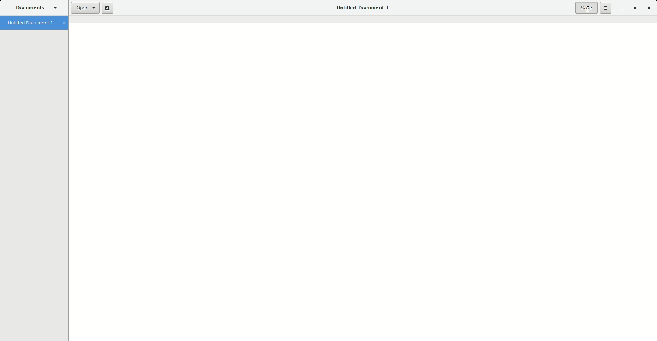  I want to click on Options, so click(606, 8).